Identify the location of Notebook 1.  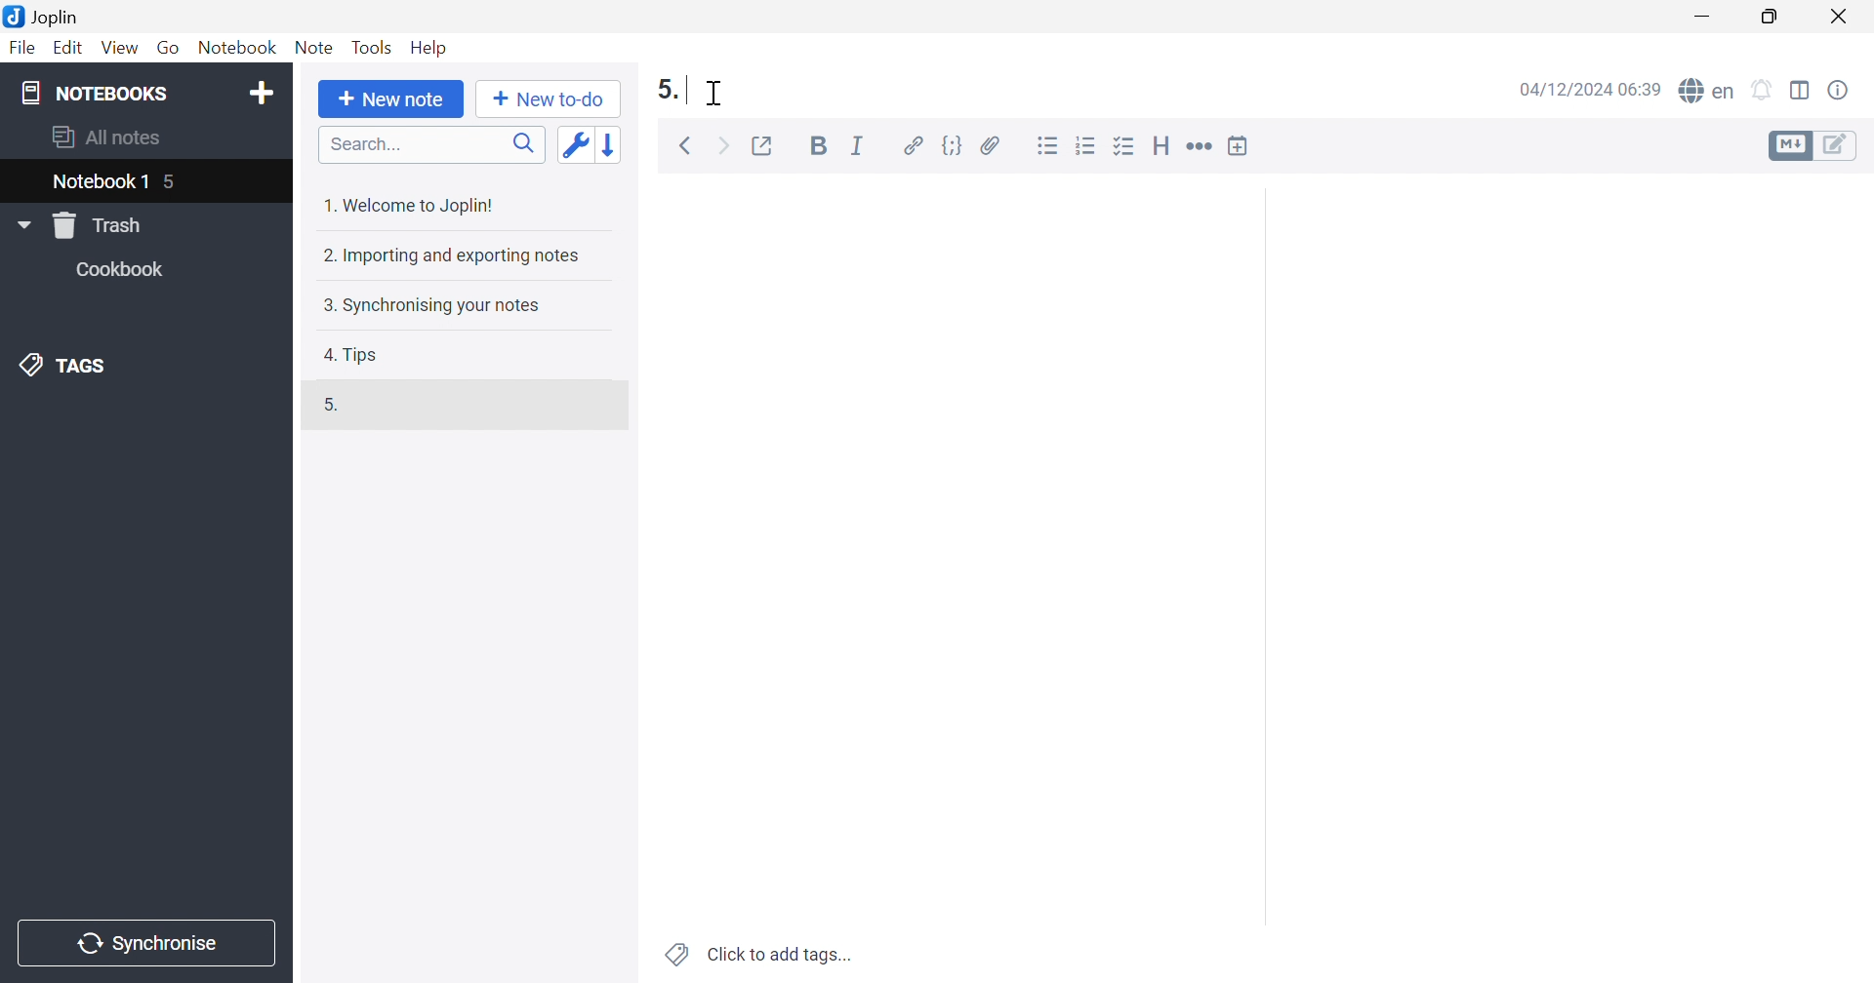
(99, 184).